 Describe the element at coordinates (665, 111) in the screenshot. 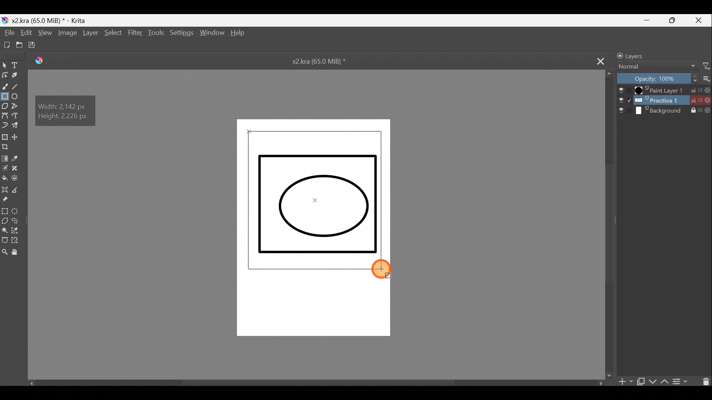

I see `Background` at that location.